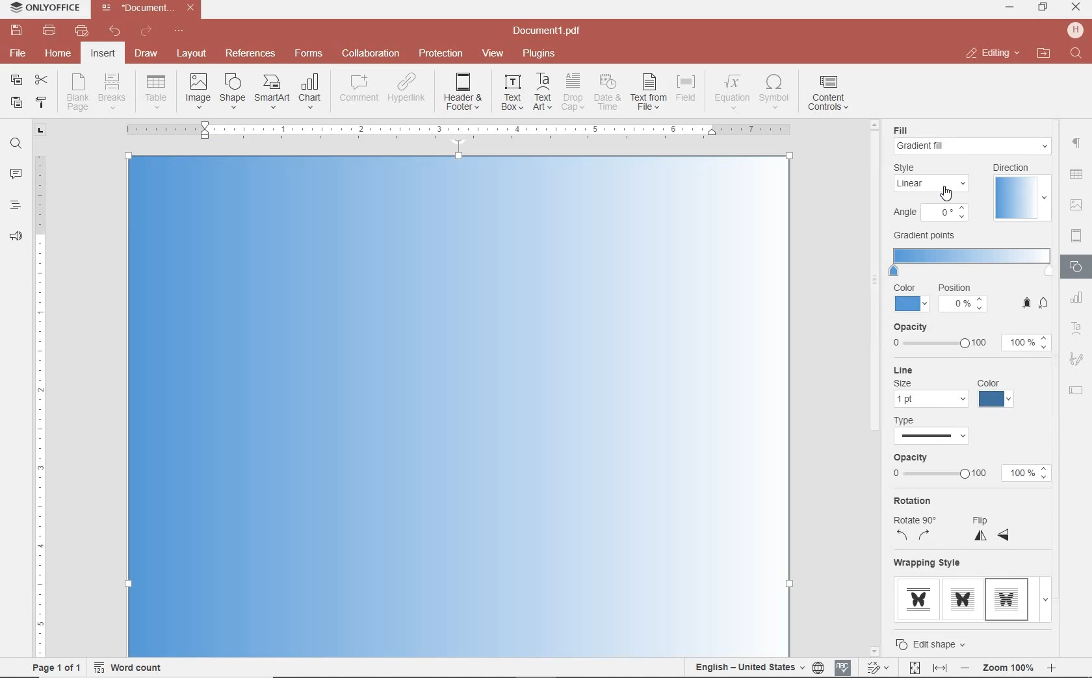  What do you see at coordinates (934, 213) in the screenshot?
I see `PICTURE OR TEXTURE` at bounding box center [934, 213].